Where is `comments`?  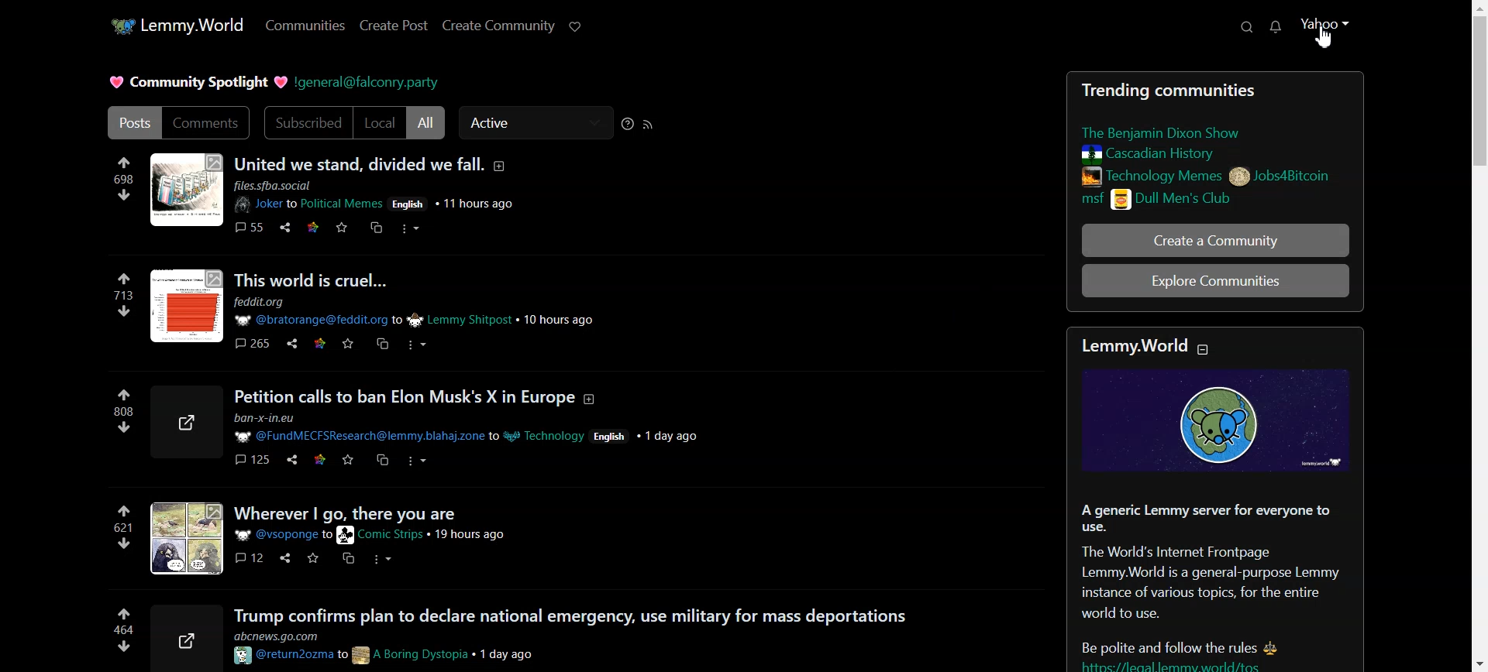
comments is located at coordinates (247, 462).